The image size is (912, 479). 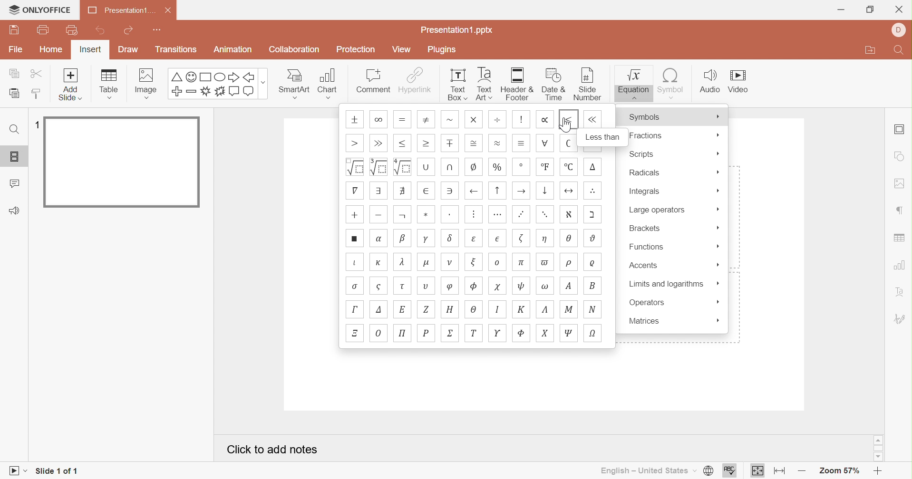 I want to click on Scroll Up, so click(x=877, y=440).